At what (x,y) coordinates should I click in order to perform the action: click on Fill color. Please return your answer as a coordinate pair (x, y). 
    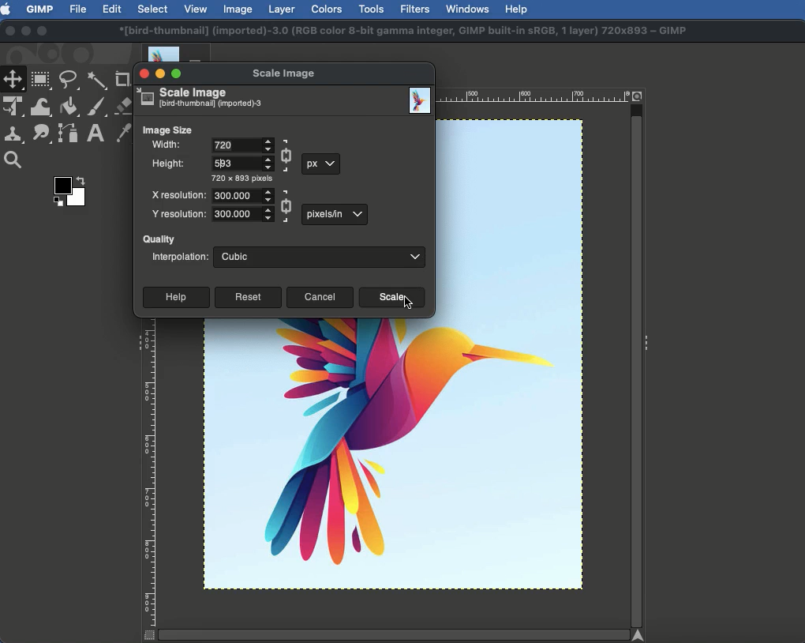
    Looking at the image, I should click on (70, 107).